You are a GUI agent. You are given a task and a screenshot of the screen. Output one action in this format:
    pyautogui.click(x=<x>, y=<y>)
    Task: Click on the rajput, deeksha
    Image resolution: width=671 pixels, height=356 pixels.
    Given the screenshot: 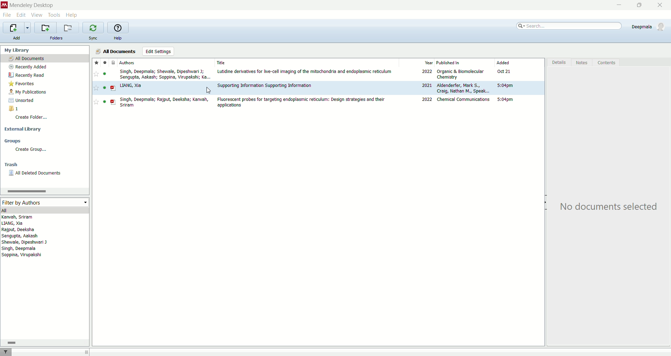 What is the action you would take?
    pyautogui.click(x=19, y=230)
    